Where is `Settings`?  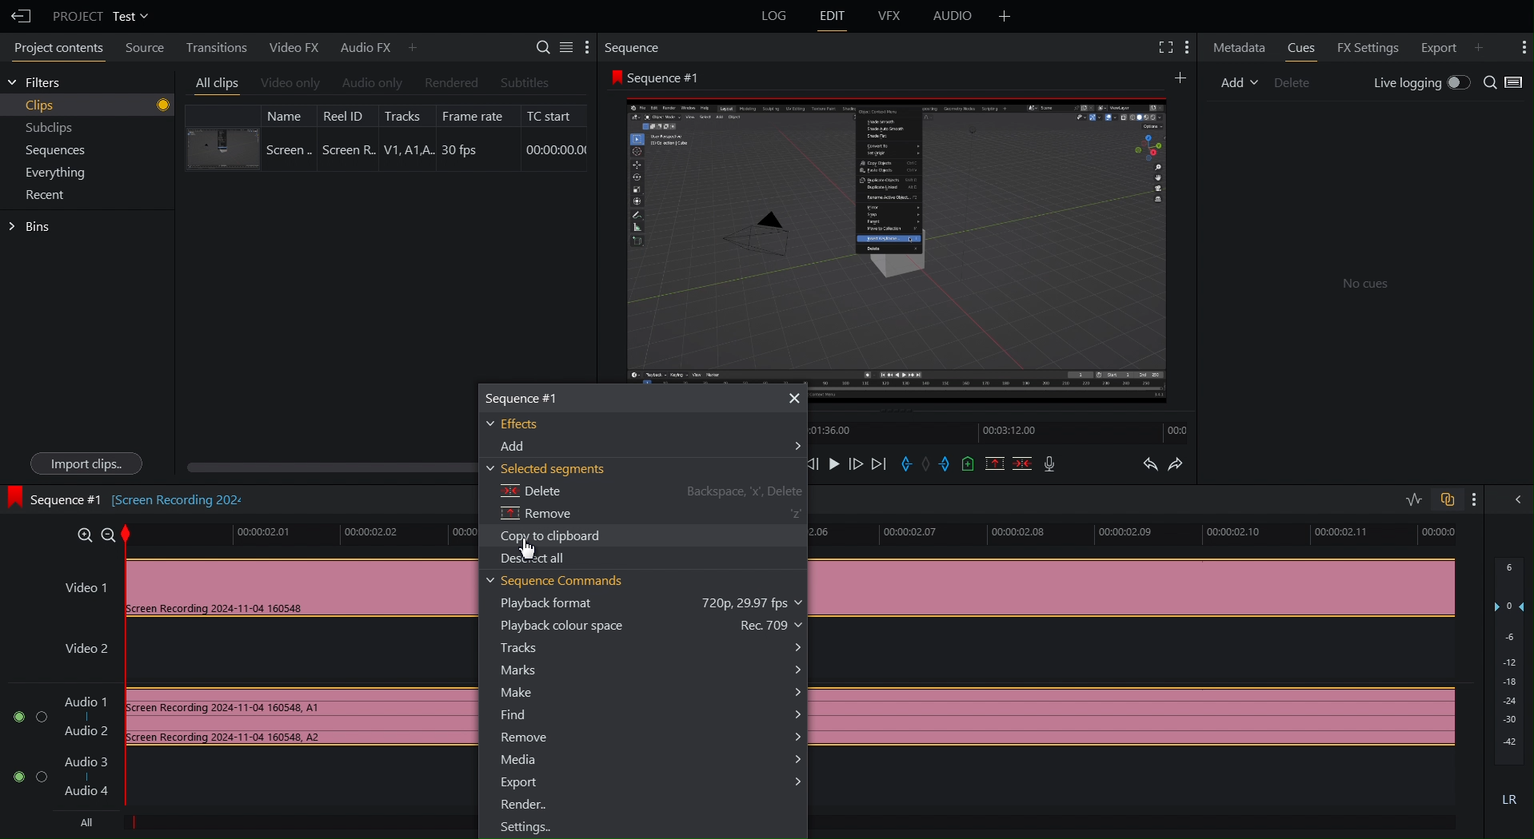 Settings is located at coordinates (525, 827).